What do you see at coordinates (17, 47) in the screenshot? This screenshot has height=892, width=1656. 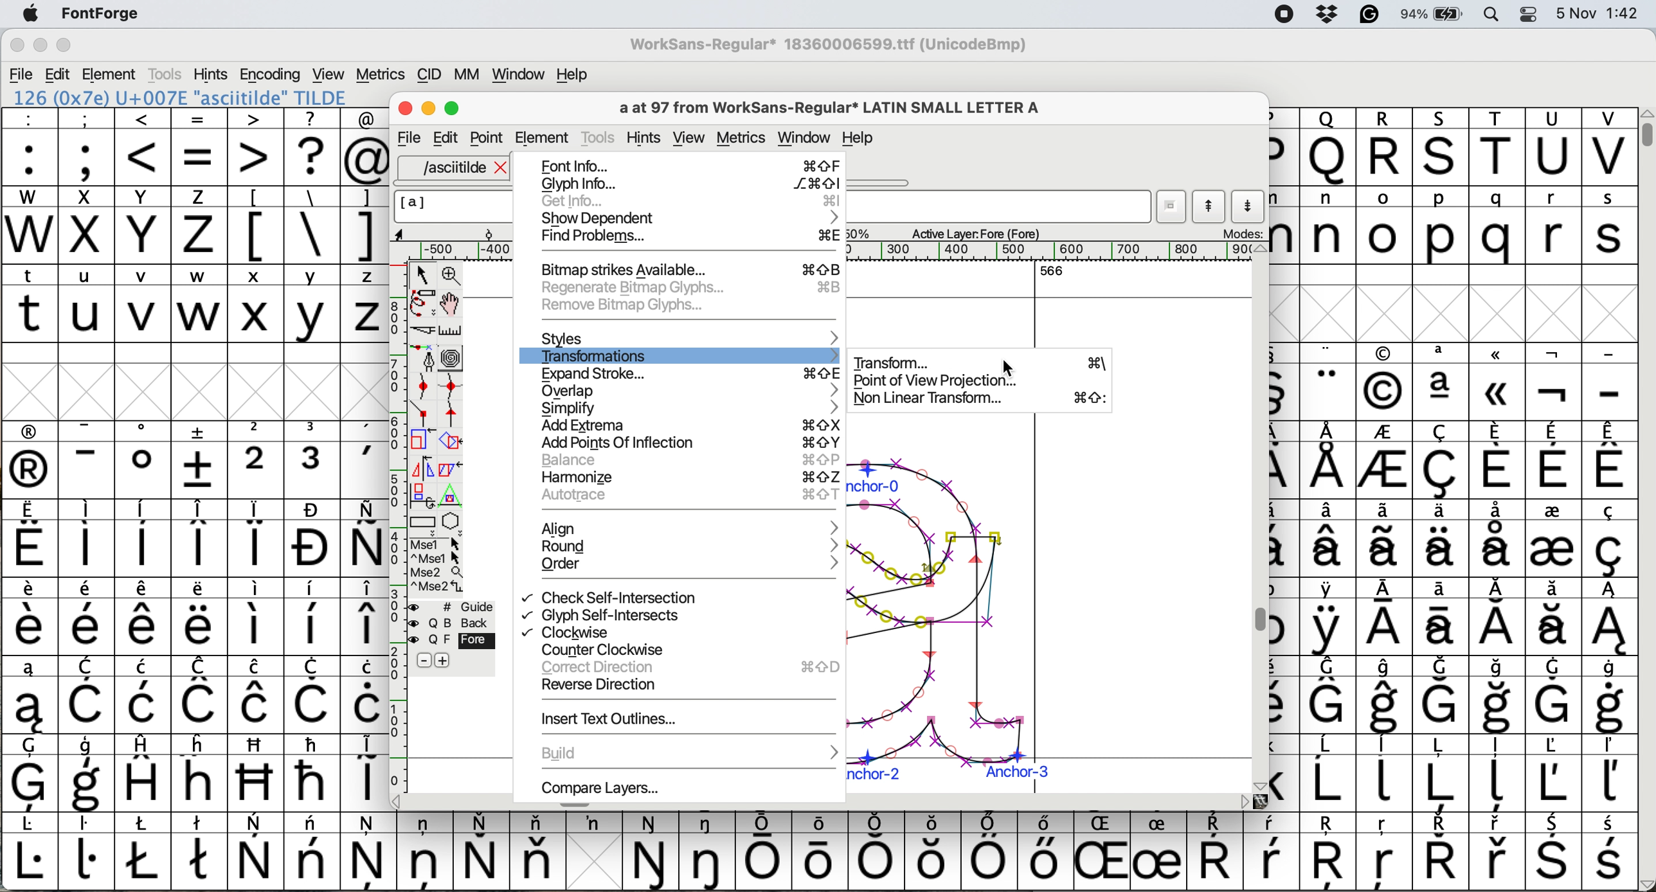 I see `close` at bounding box center [17, 47].